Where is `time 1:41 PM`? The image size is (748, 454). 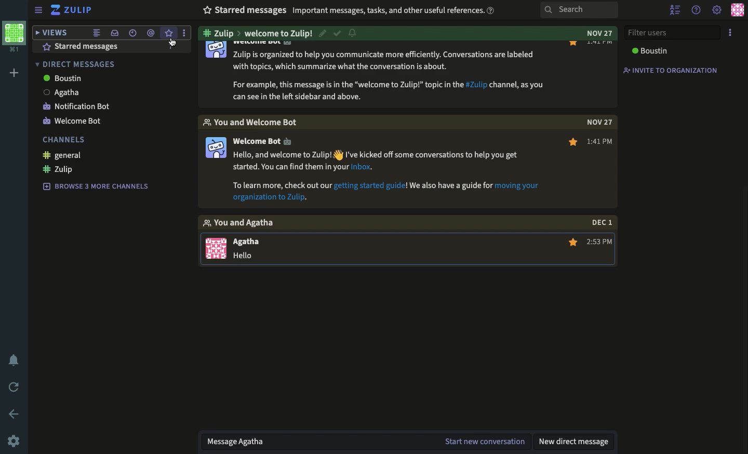 time 1:41 PM is located at coordinates (602, 142).